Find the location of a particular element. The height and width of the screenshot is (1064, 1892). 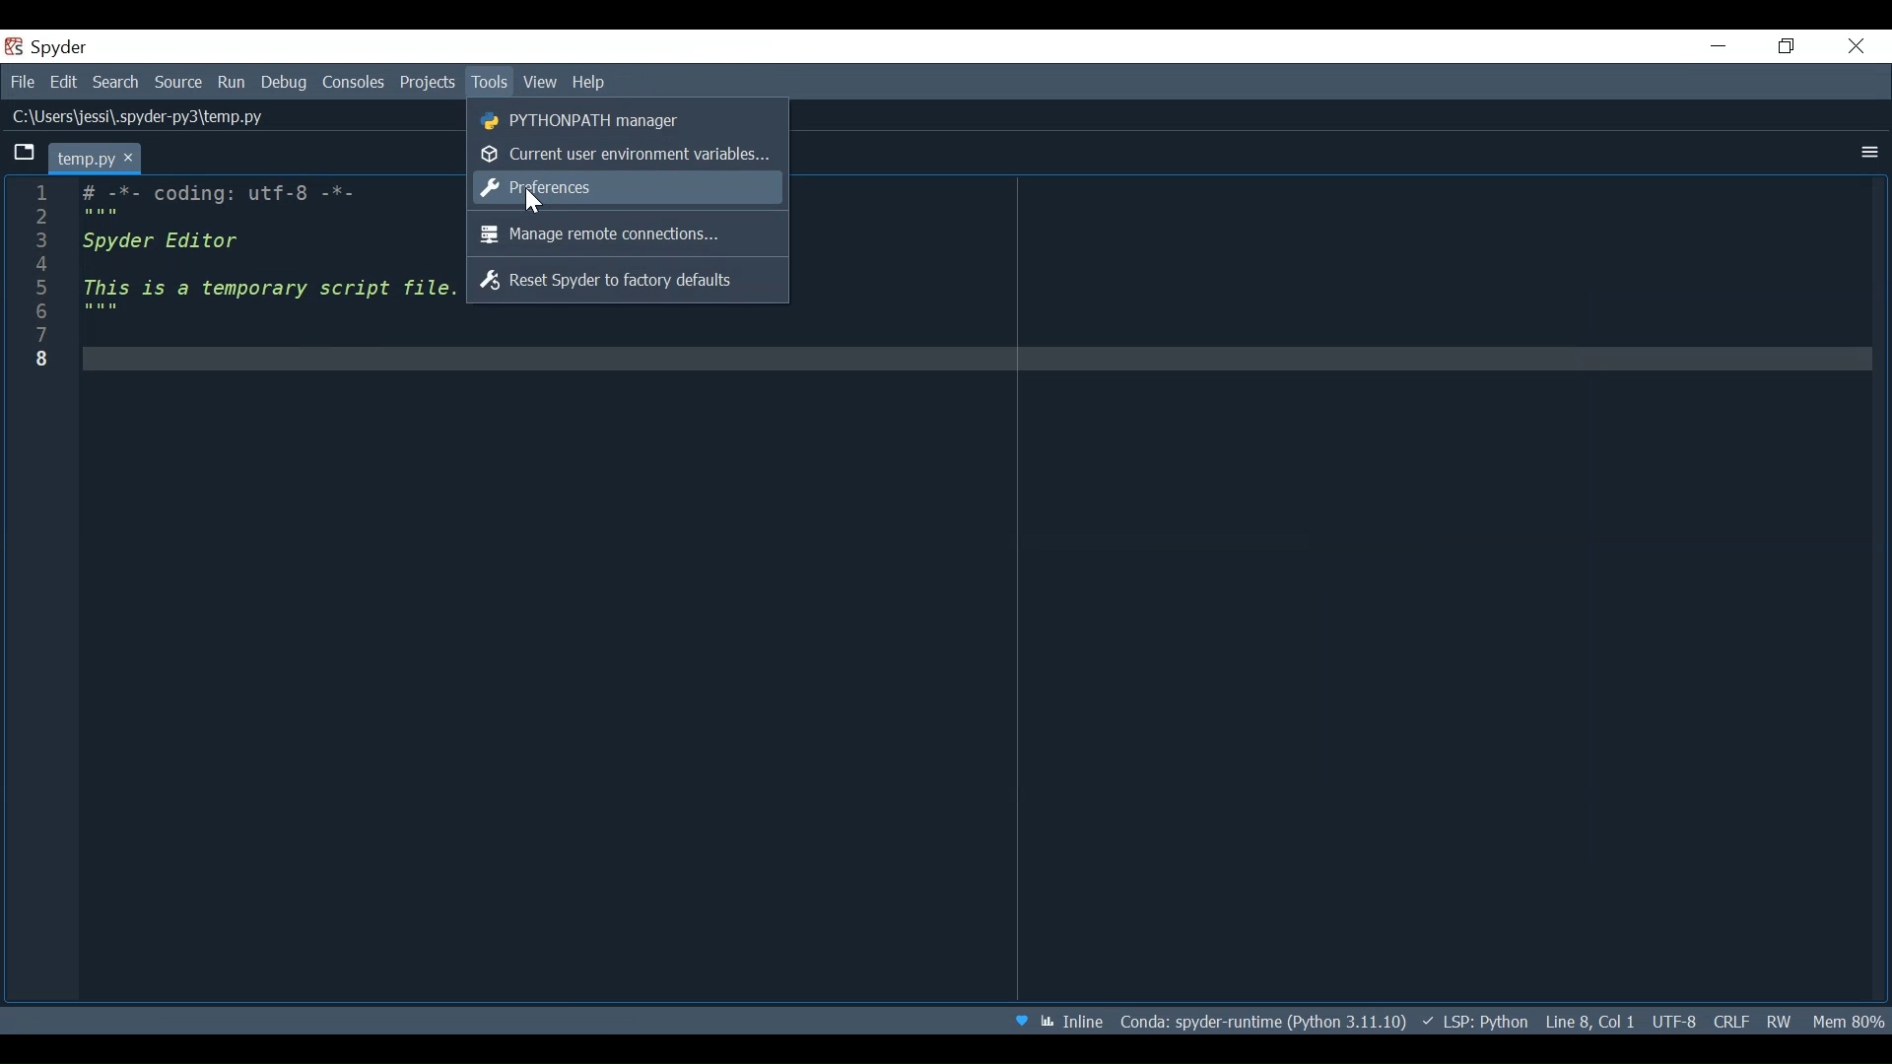

Toggle inline and interactive Matplotlib plotting is located at coordinates (1087, 1023).